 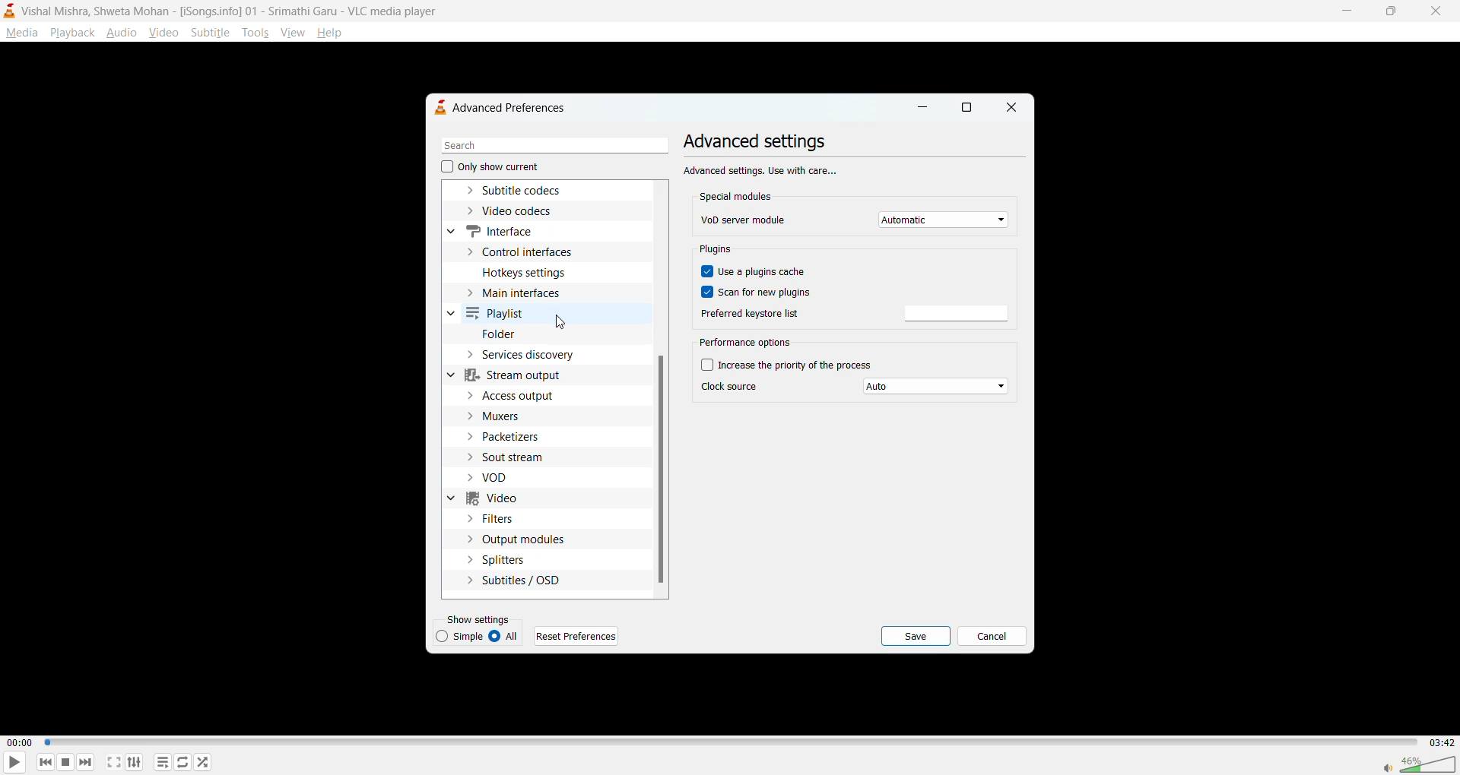 What do you see at coordinates (579, 636) in the screenshot?
I see `reset preferences` at bounding box center [579, 636].